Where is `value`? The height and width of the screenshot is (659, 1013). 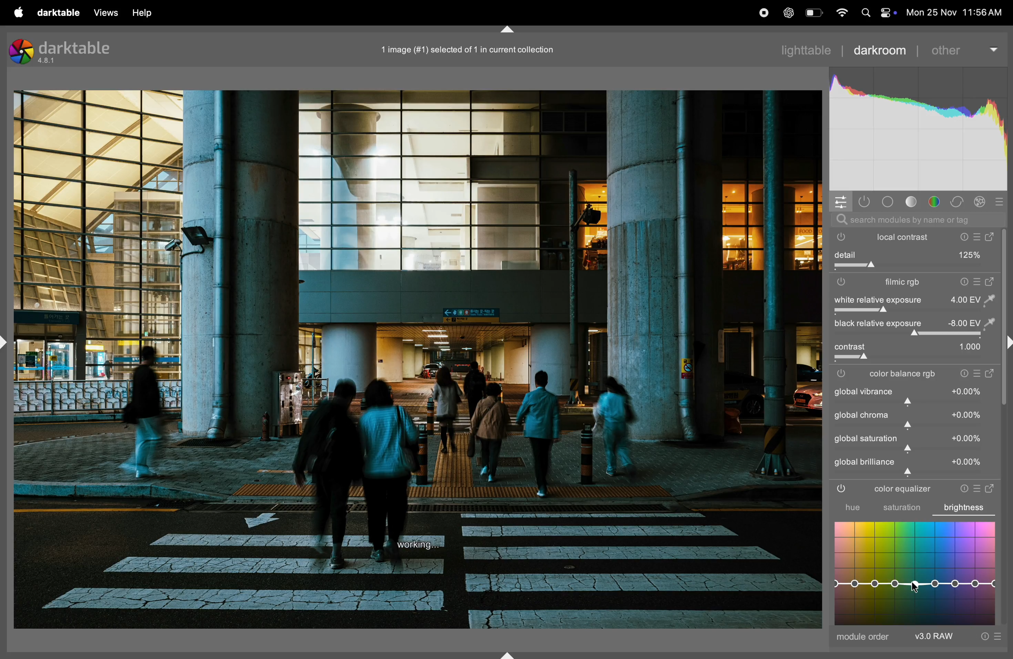 value is located at coordinates (967, 439).